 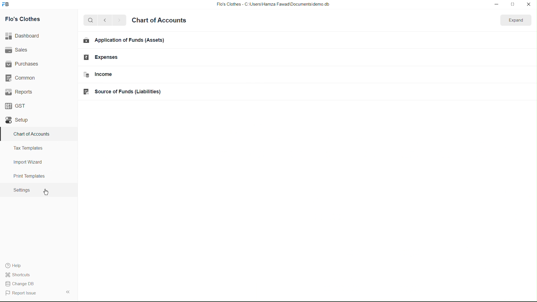 What do you see at coordinates (160, 20) in the screenshot?
I see `Chart of Accounts` at bounding box center [160, 20].